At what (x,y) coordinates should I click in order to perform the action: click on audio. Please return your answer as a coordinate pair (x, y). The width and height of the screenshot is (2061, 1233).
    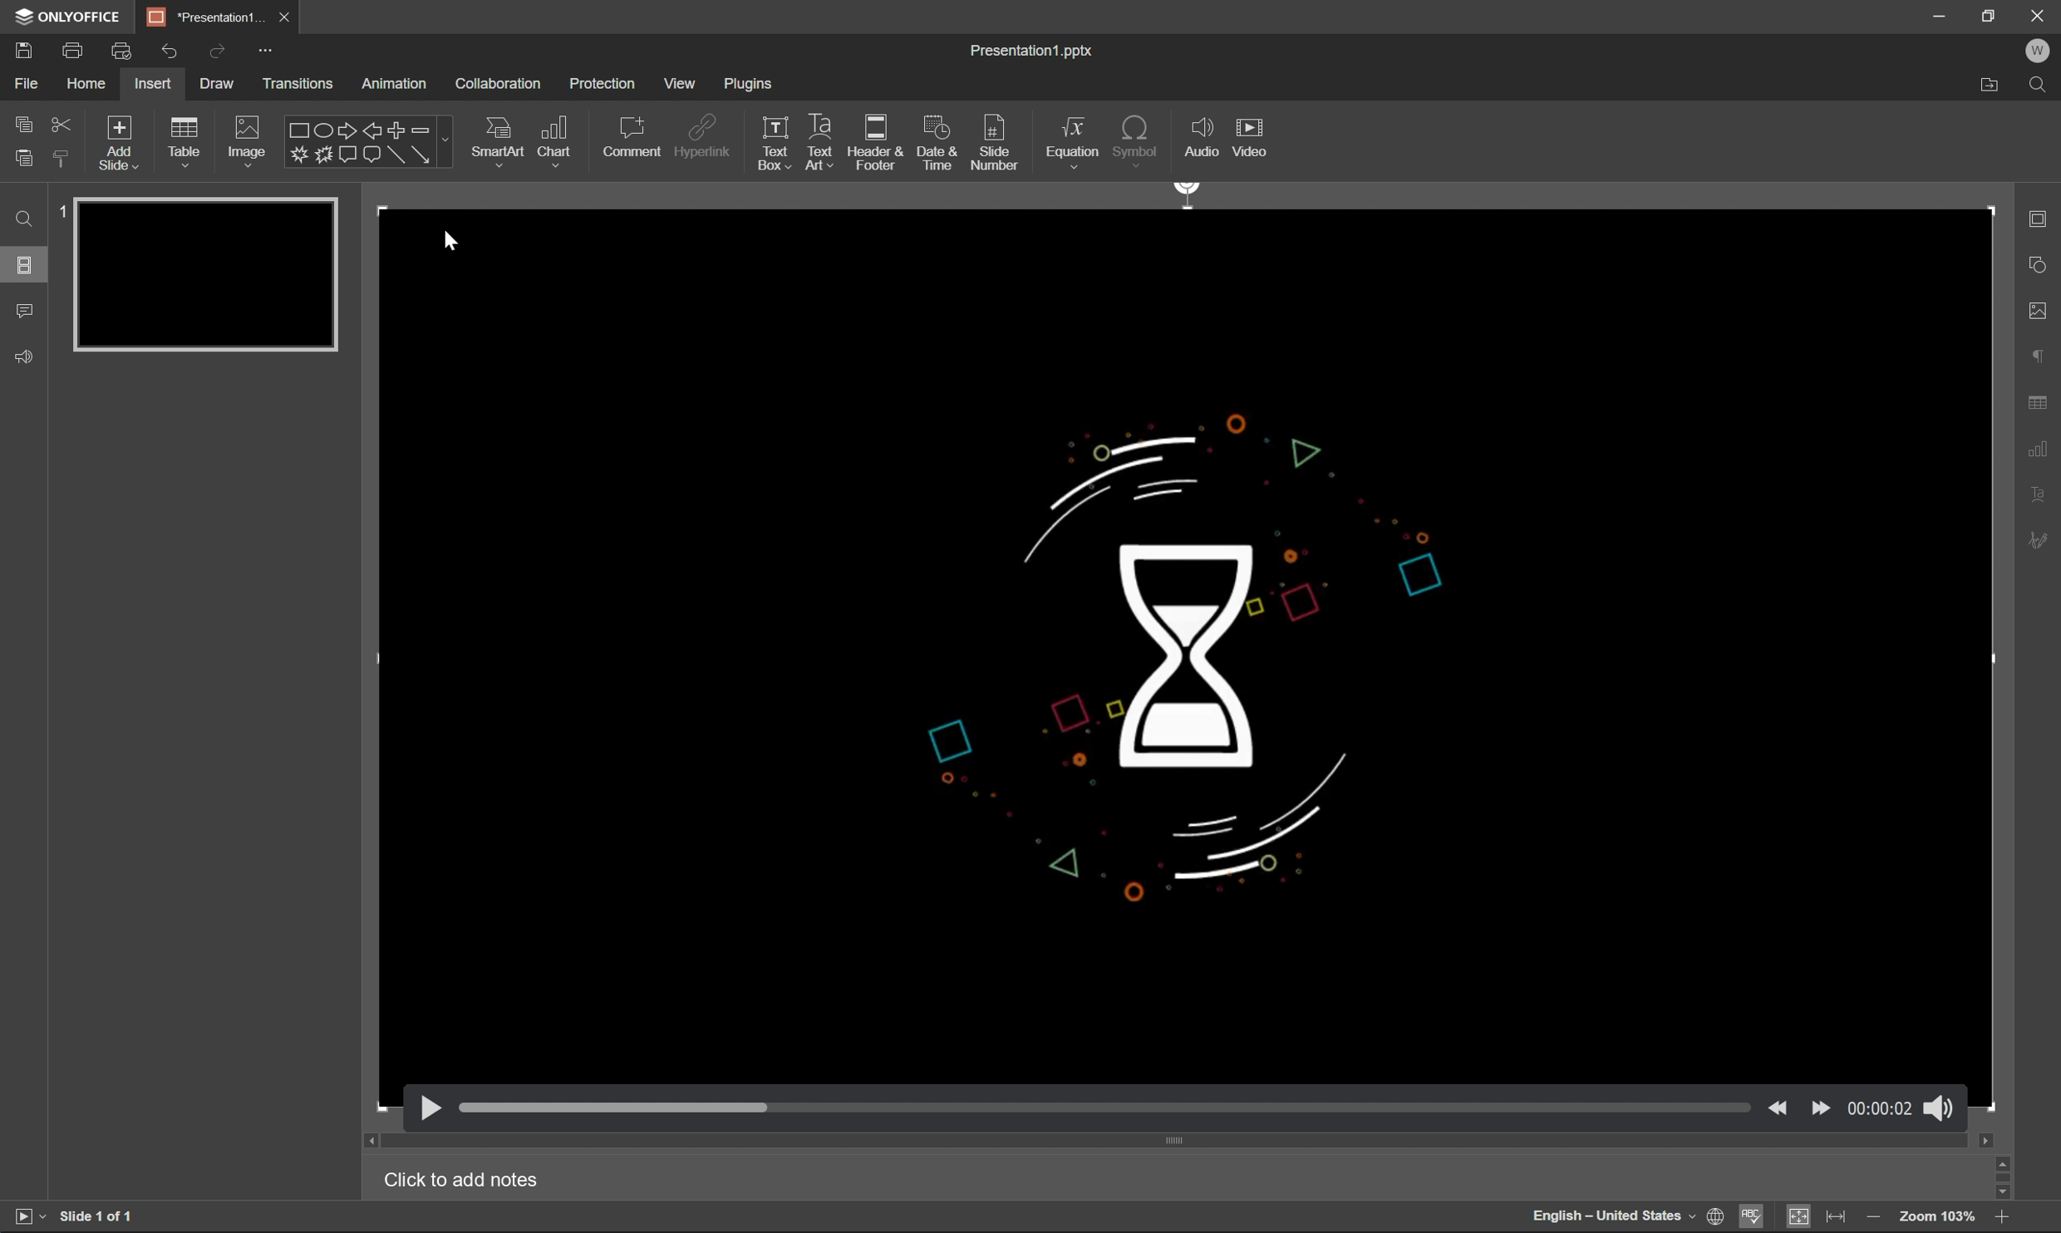
    Looking at the image, I should click on (1204, 138).